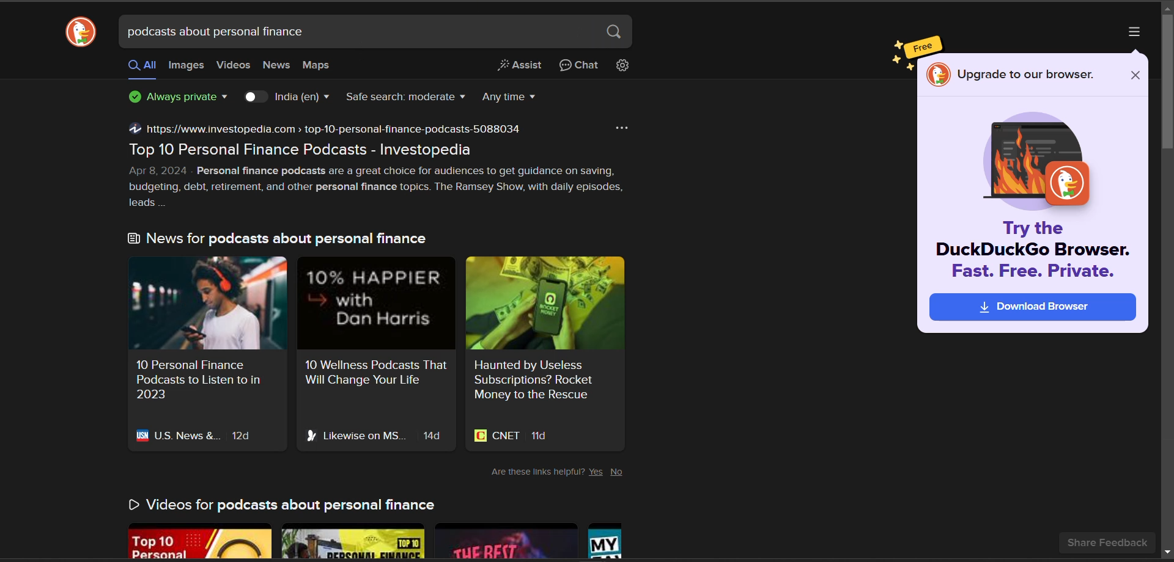 Image resolution: width=1174 pixels, height=562 pixels. I want to click on podcasts about personal finance, so click(215, 33).